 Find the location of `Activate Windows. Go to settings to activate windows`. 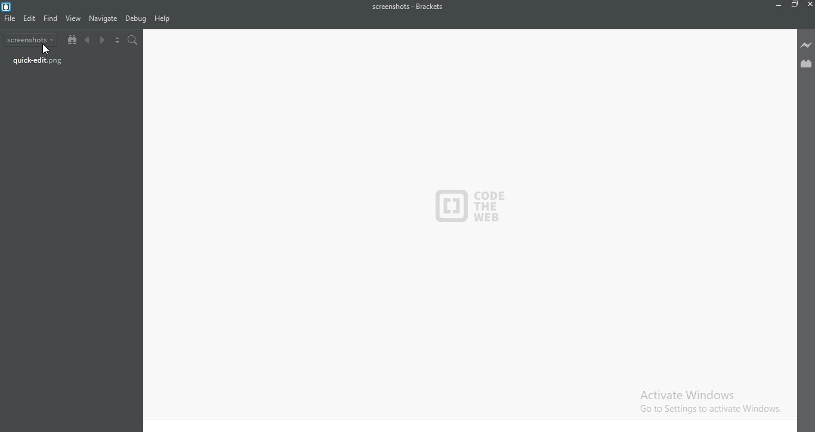

Activate Windows. Go to settings to activate windows is located at coordinates (703, 399).